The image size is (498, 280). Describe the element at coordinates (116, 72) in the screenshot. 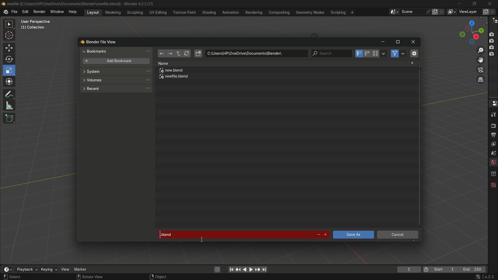

I see `system` at that location.